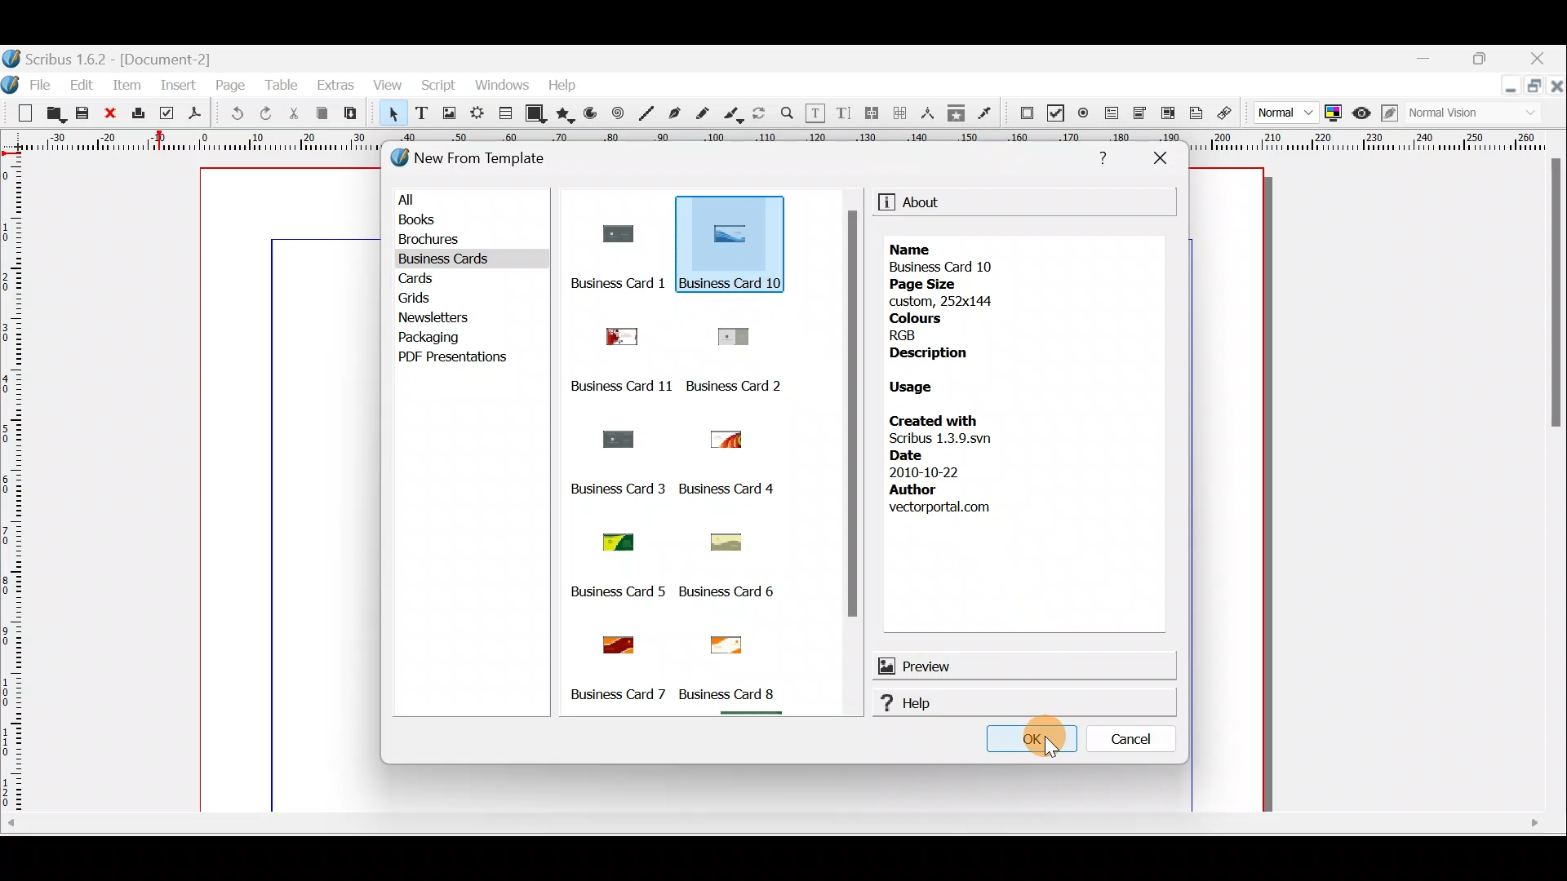  What do you see at coordinates (914, 489) in the screenshot?
I see `Author` at bounding box center [914, 489].